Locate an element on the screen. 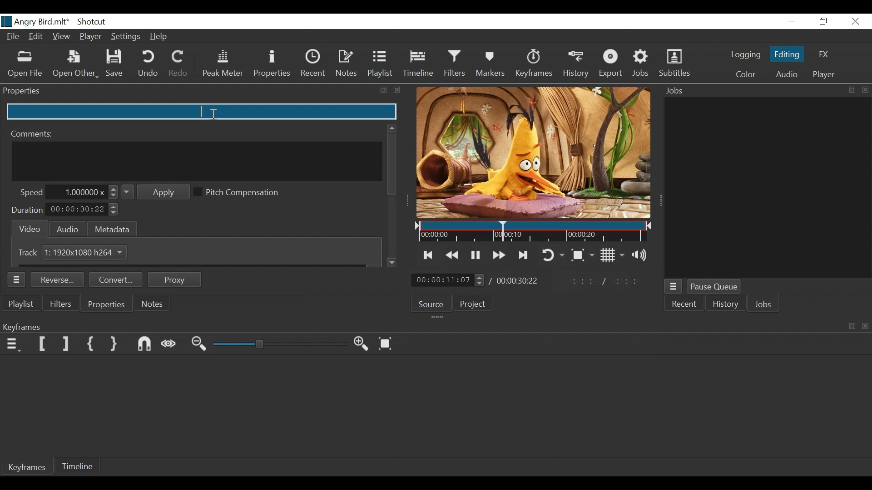 This screenshot has width=872, height=490. Editing is located at coordinates (786, 54).